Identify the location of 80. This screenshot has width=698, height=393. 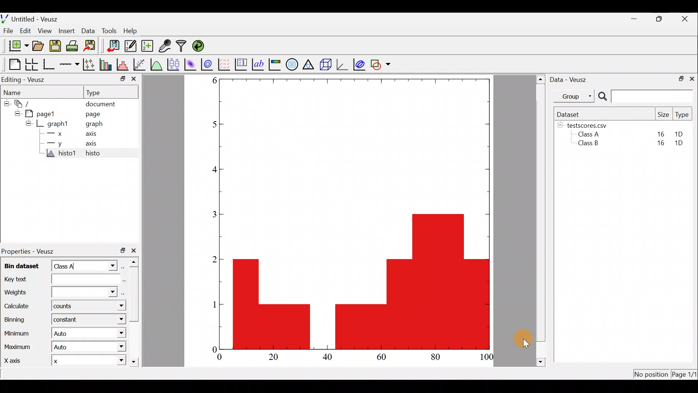
(436, 358).